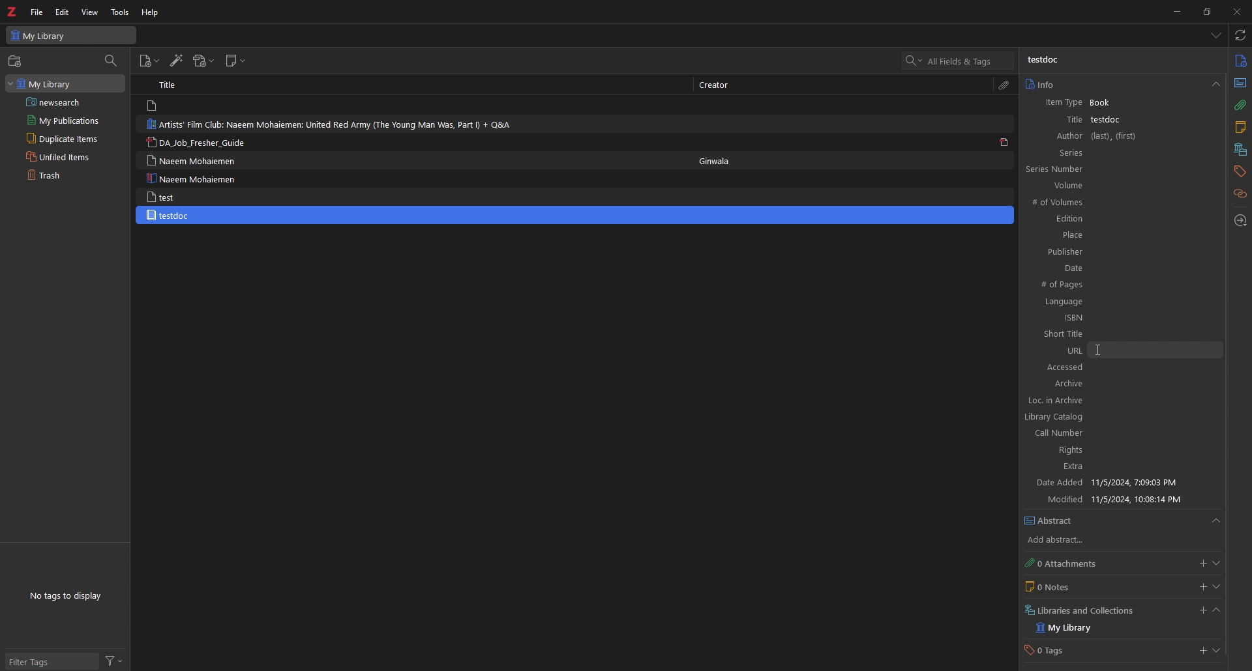 Image resolution: width=1252 pixels, height=671 pixels. I want to click on cursor, so click(1099, 350).